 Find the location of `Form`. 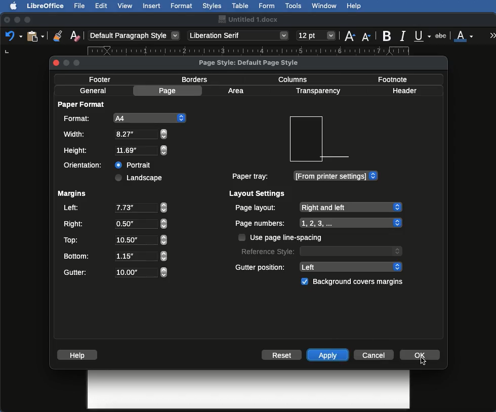

Form is located at coordinates (267, 6).